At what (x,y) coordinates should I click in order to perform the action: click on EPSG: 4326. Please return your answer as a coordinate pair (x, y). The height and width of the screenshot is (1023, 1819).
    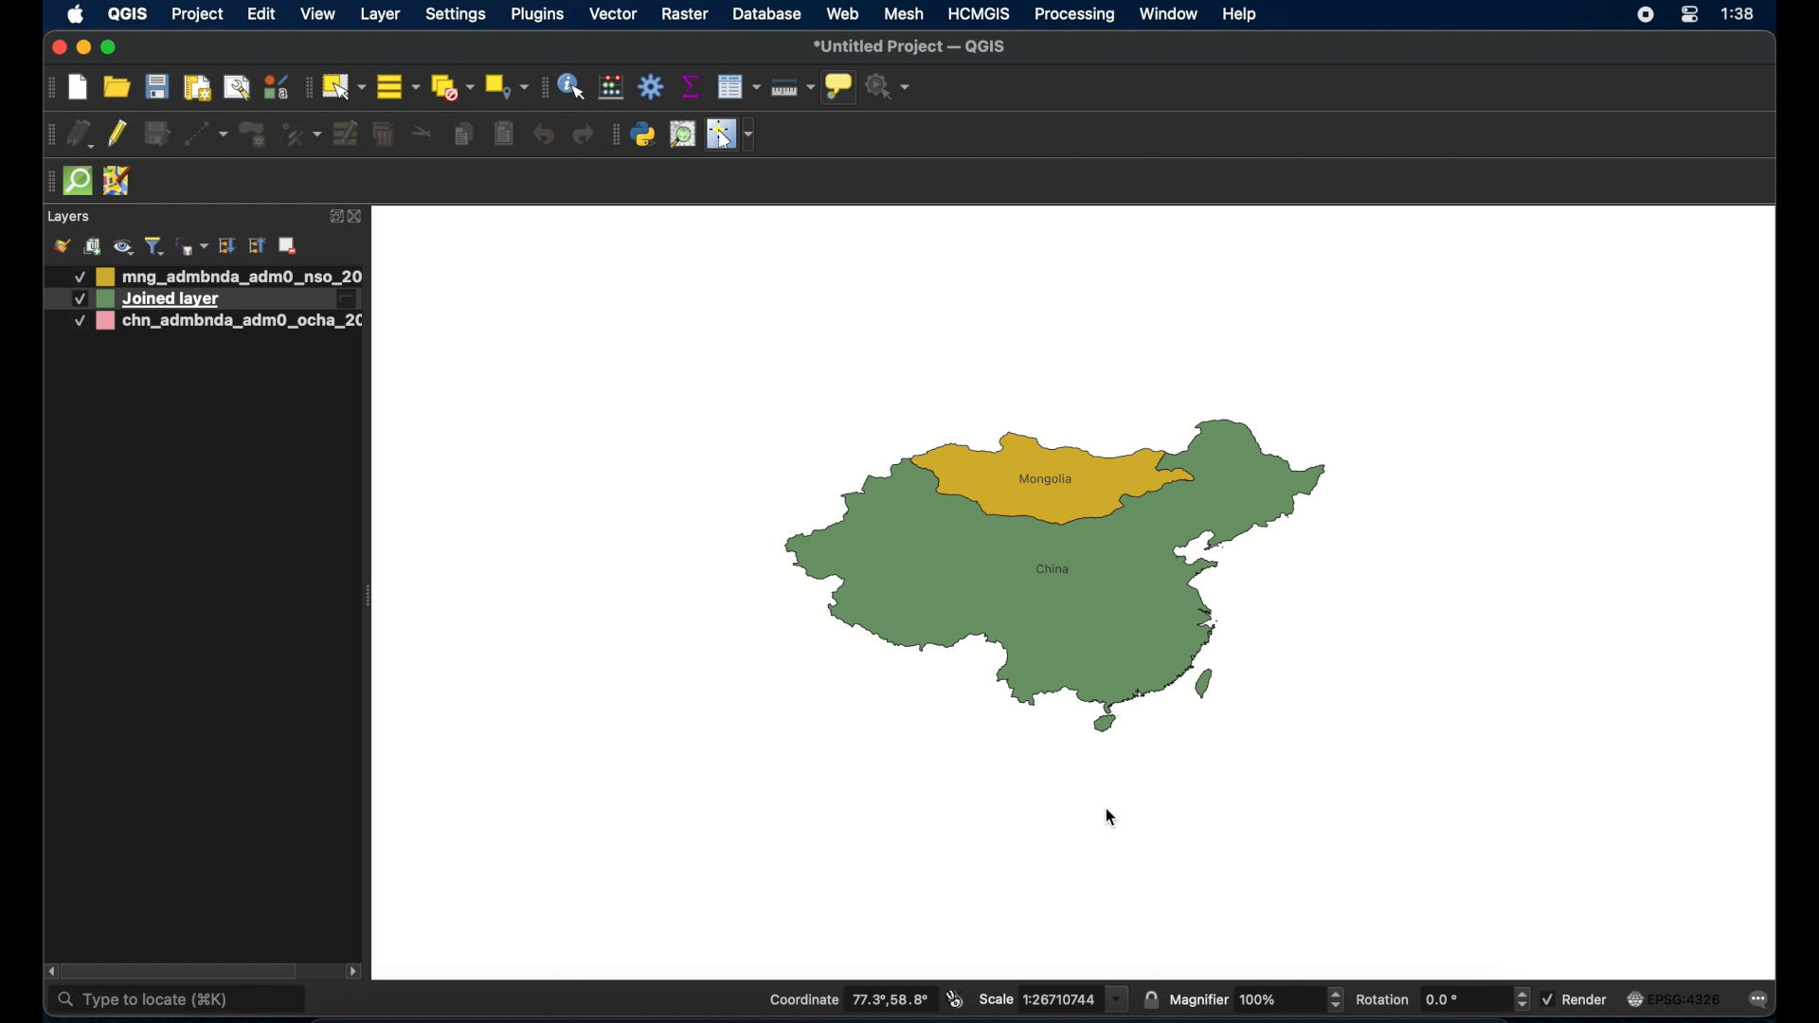
    Looking at the image, I should click on (1673, 998).